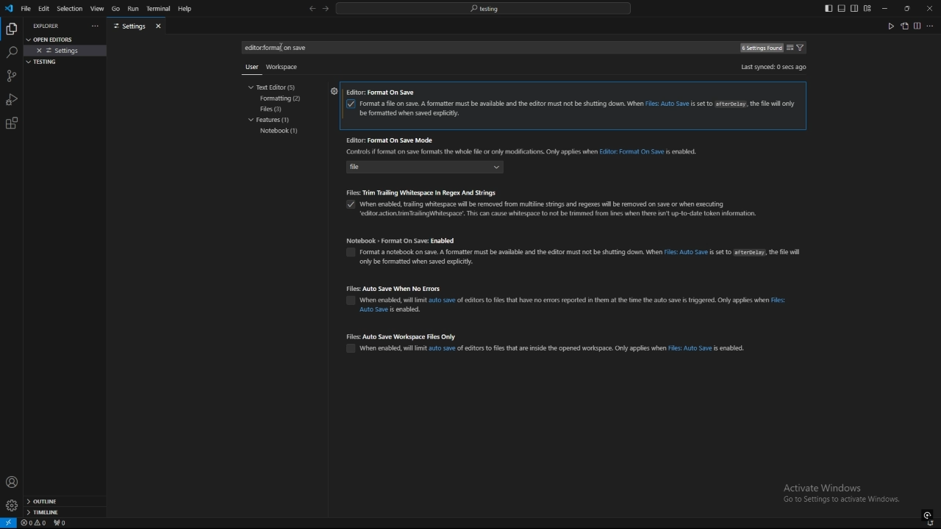  Describe the element at coordinates (282, 98) in the screenshot. I see `formatting` at that location.